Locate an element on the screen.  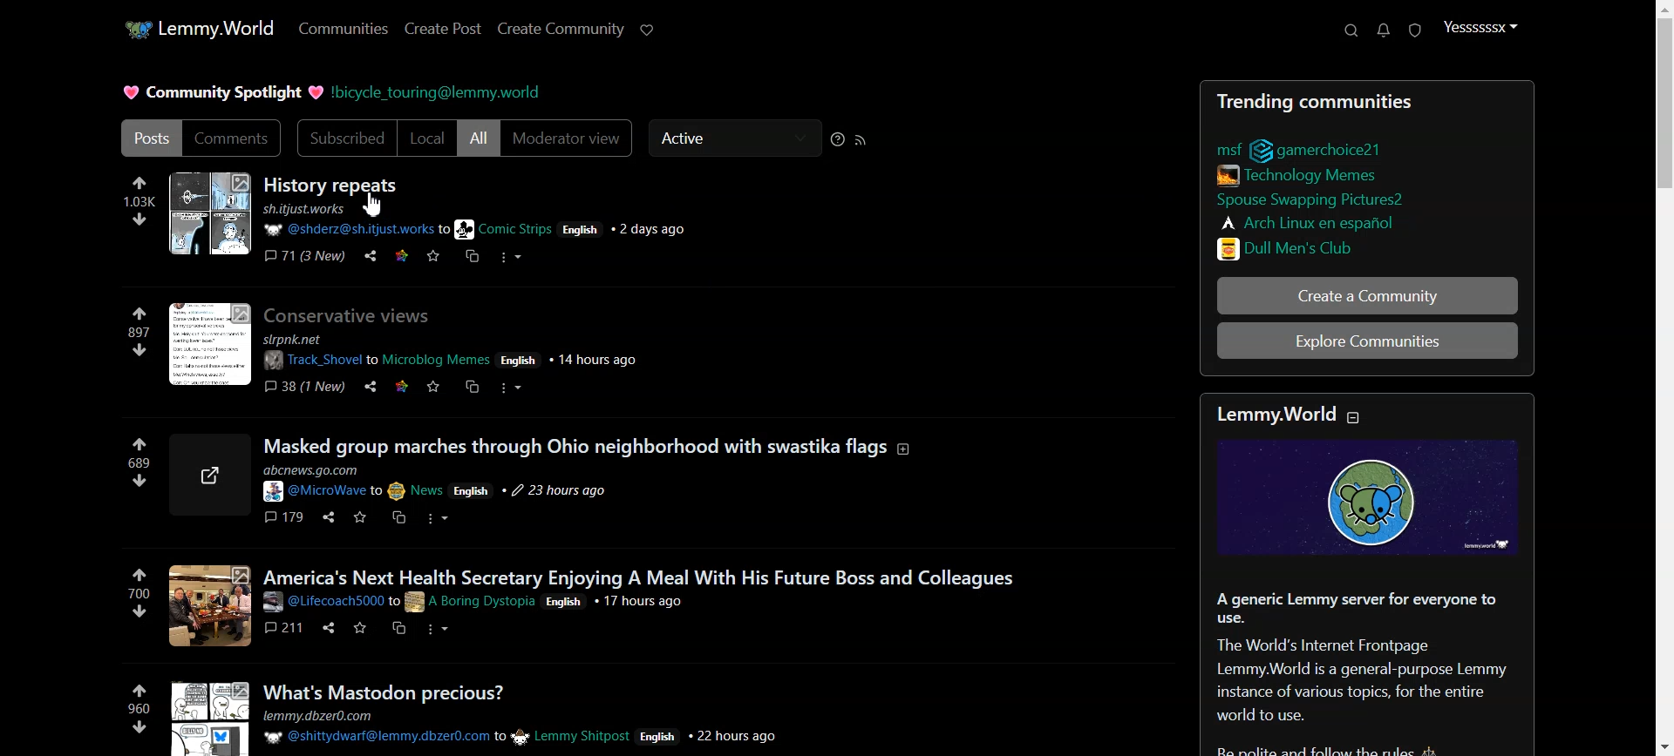
More is located at coordinates (441, 633).